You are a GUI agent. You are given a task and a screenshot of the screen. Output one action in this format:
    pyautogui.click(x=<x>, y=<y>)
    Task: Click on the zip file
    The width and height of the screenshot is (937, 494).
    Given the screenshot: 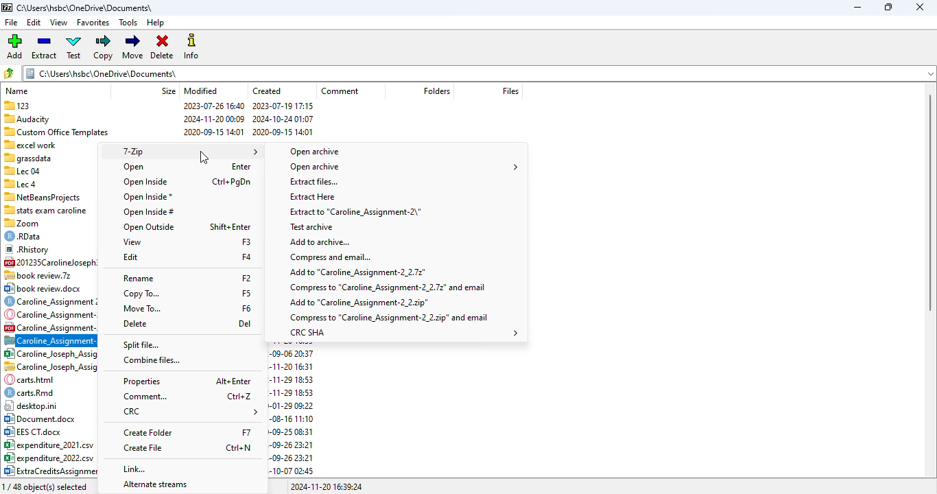 What is the action you would take?
    pyautogui.click(x=50, y=340)
    